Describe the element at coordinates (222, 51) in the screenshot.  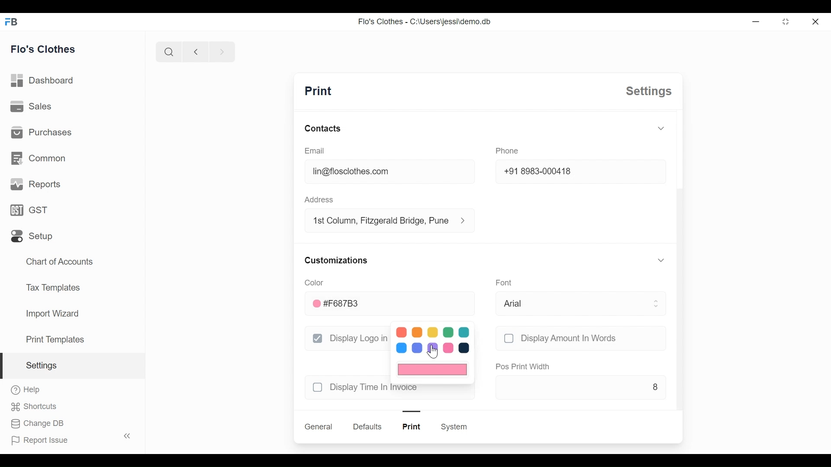
I see `next` at that location.